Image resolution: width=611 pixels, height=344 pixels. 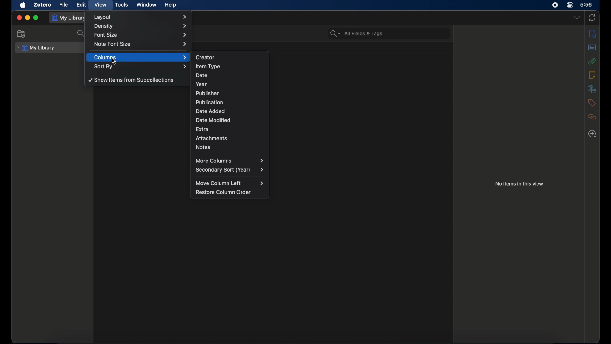 I want to click on date modified, so click(x=230, y=119).